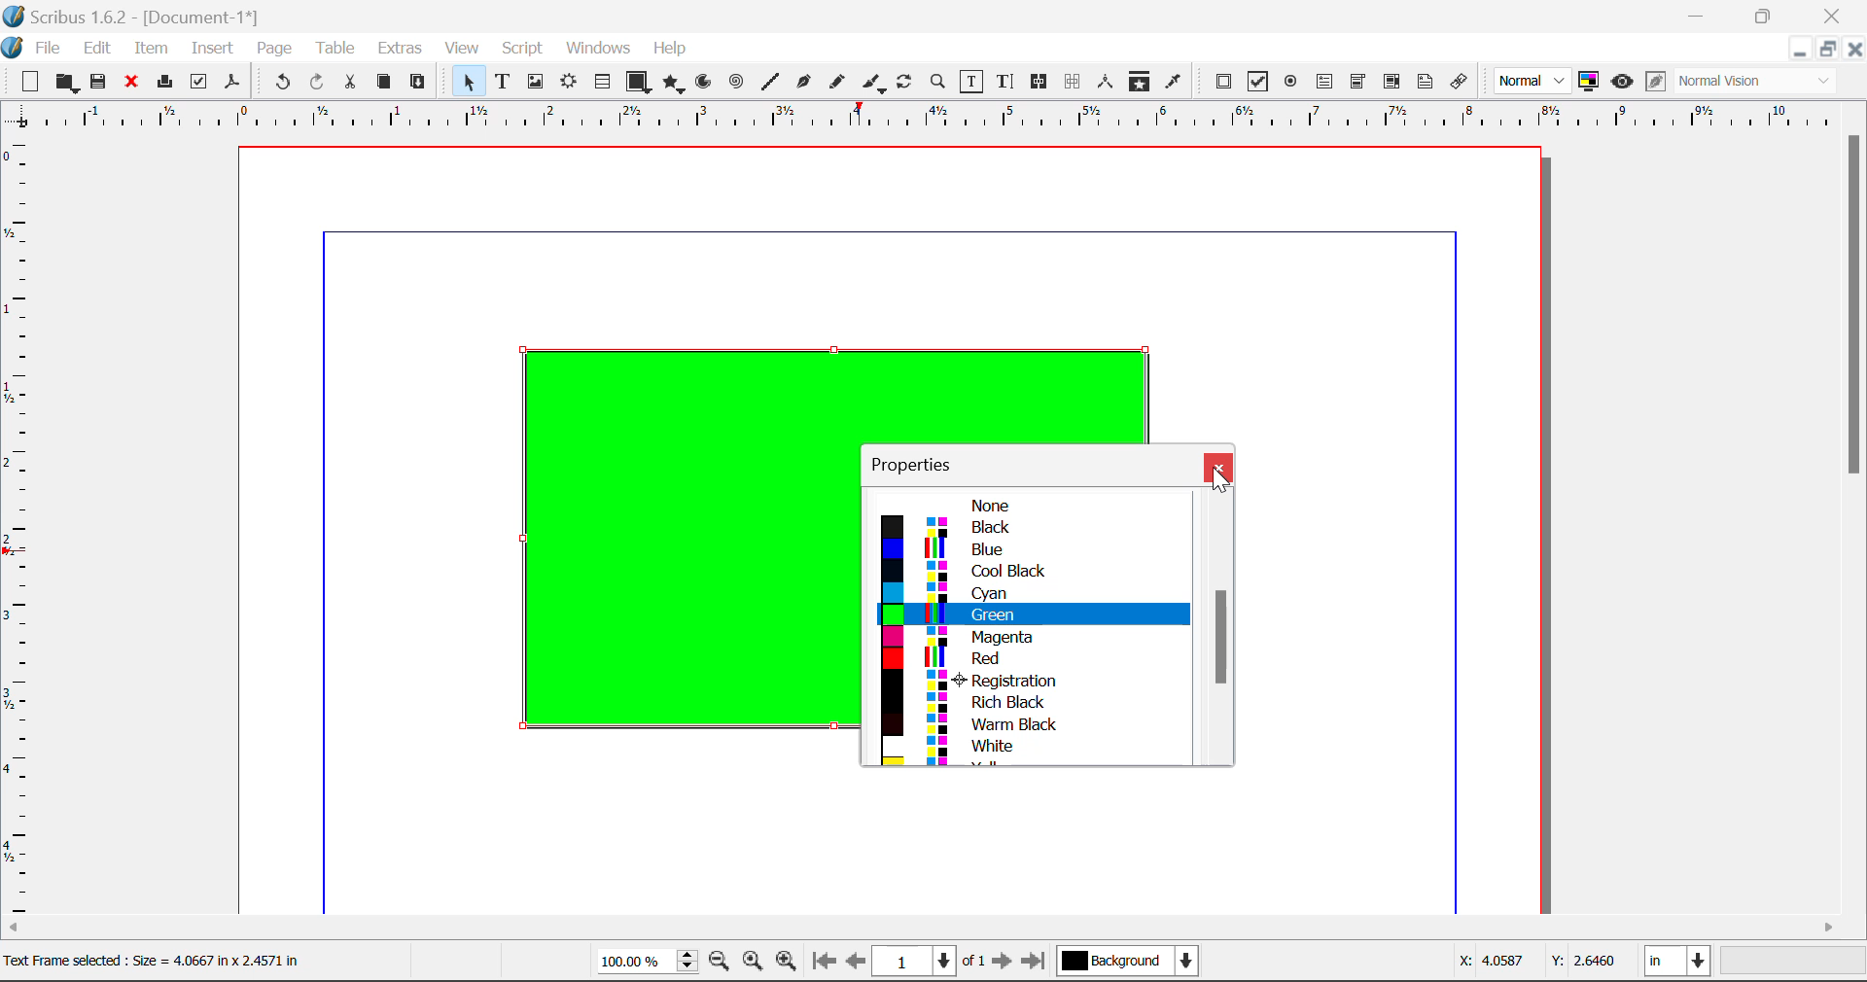 This screenshot has height=982, width=1867. Describe the element at coordinates (502, 81) in the screenshot. I see `Text Frame Selected` at that location.